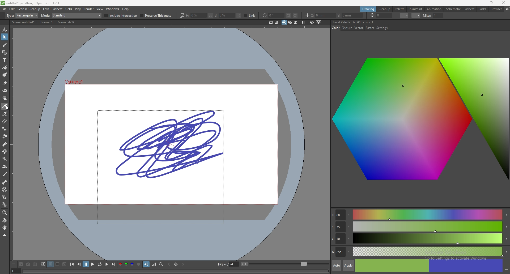 The width and height of the screenshot is (510, 274). I want to click on title, so click(31, 3).